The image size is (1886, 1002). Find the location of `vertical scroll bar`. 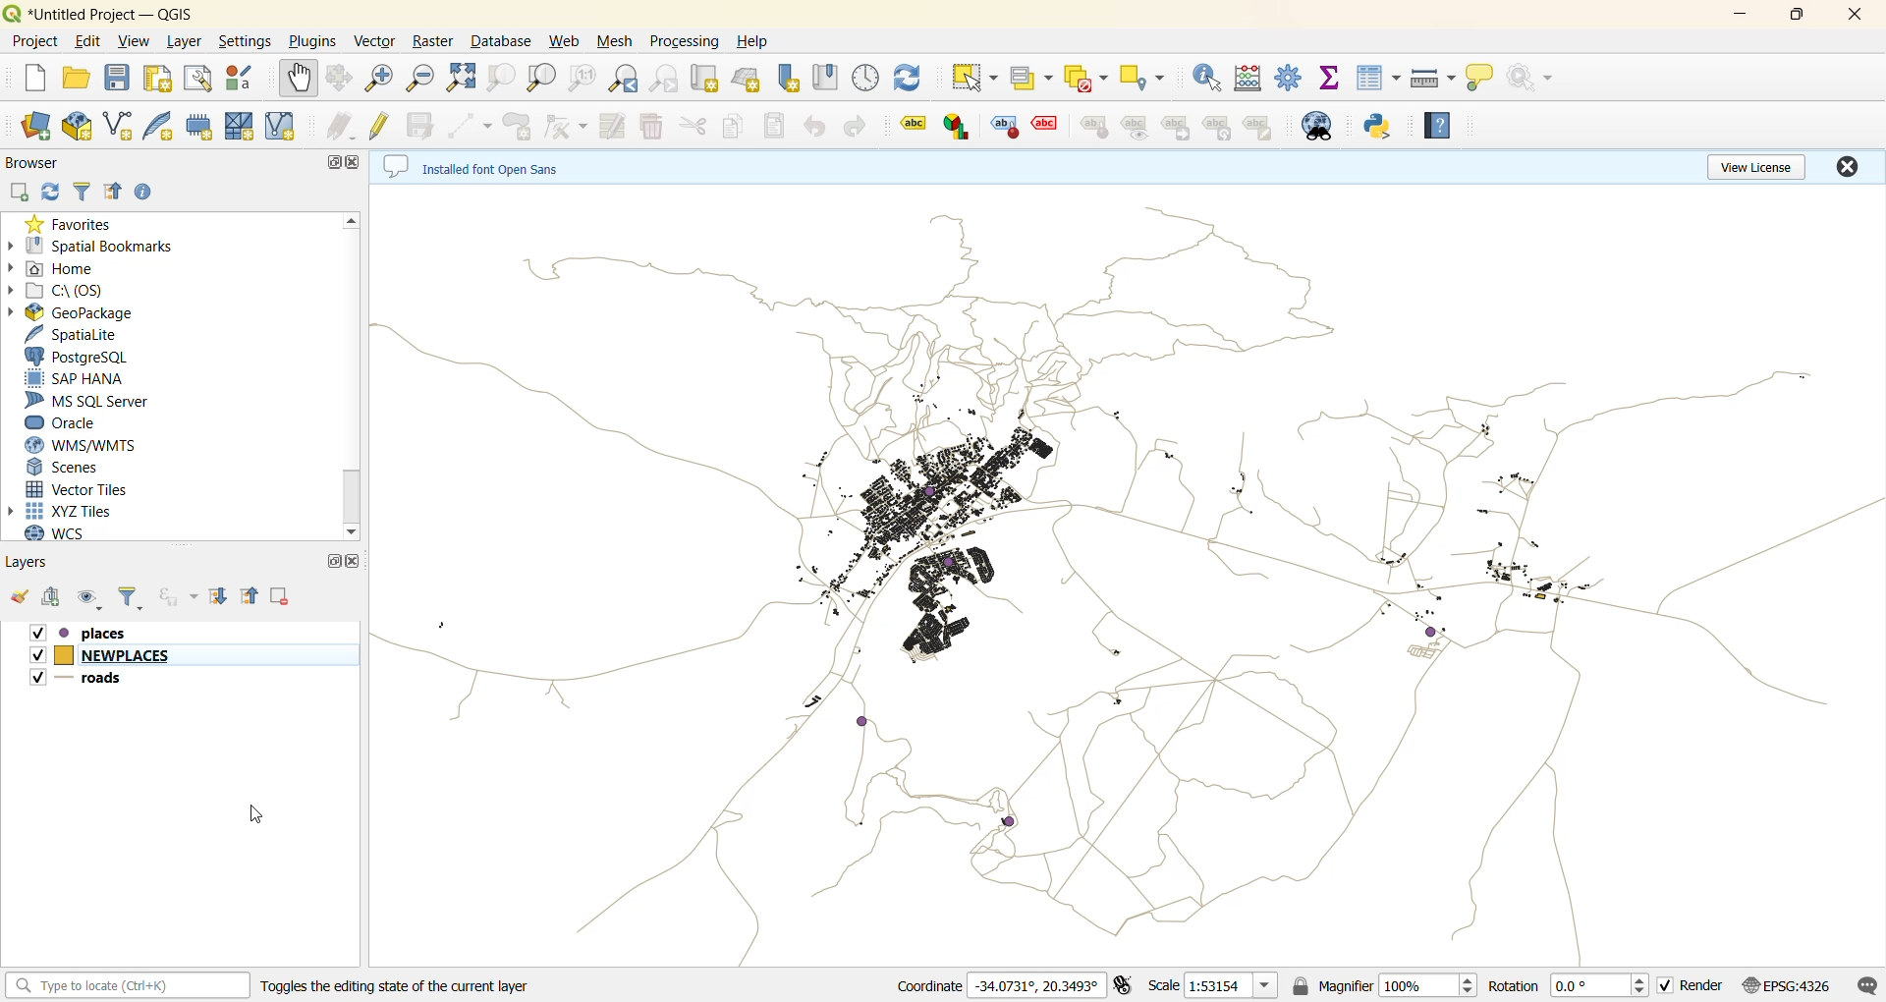

vertical scroll bar is located at coordinates (355, 377).